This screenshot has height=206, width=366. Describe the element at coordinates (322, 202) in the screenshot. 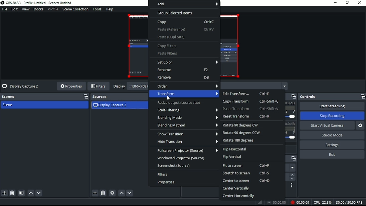

I see `CPU:22.6%` at that location.